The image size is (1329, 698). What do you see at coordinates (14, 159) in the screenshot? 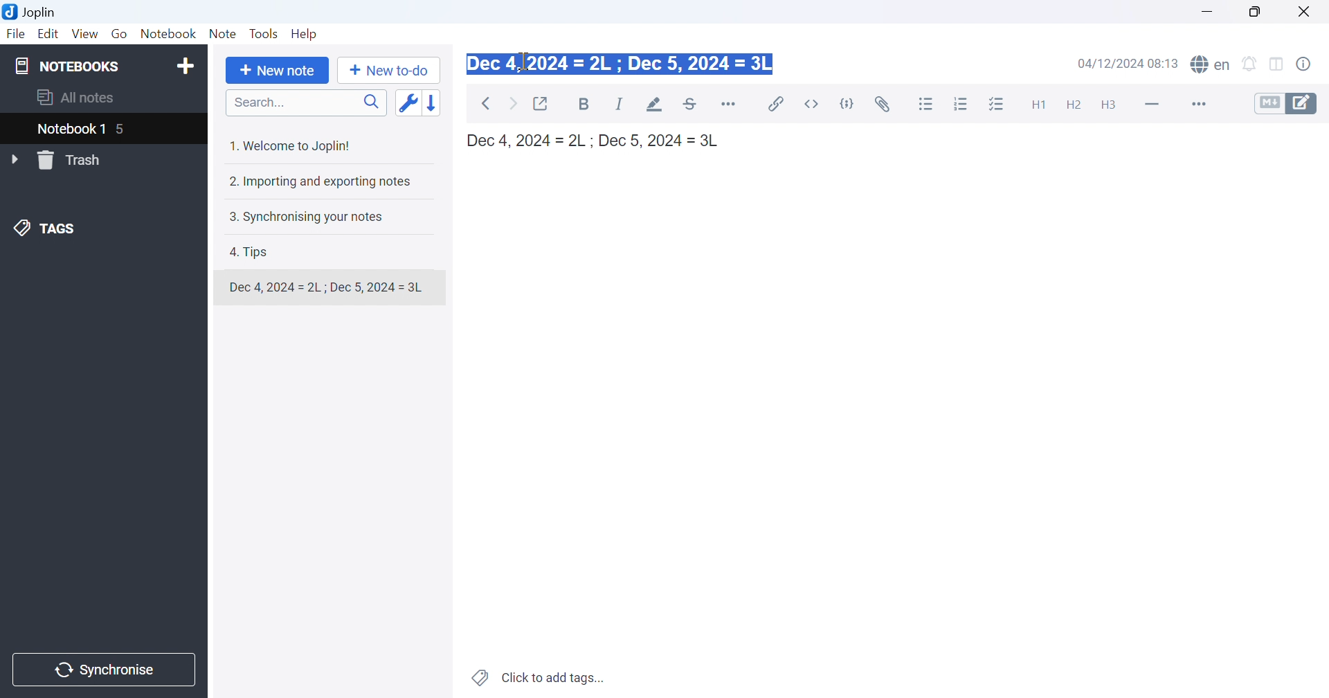
I see `Drop Down` at bounding box center [14, 159].